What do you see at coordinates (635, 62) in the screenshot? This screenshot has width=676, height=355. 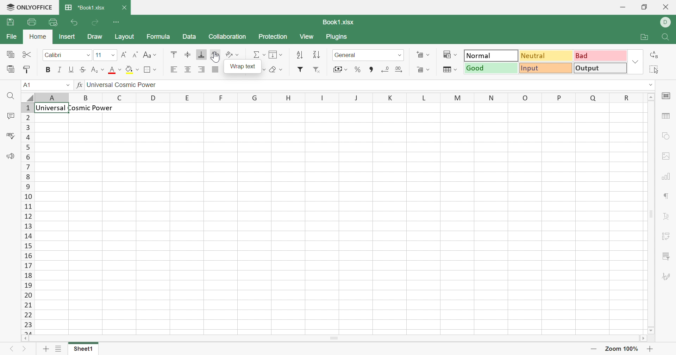 I see `Drop Down` at bounding box center [635, 62].